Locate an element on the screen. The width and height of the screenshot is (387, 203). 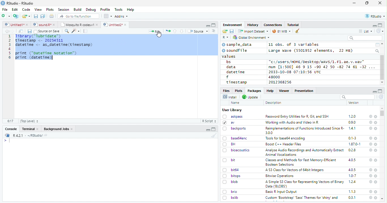
Plots is located at coordinates (50, 10).